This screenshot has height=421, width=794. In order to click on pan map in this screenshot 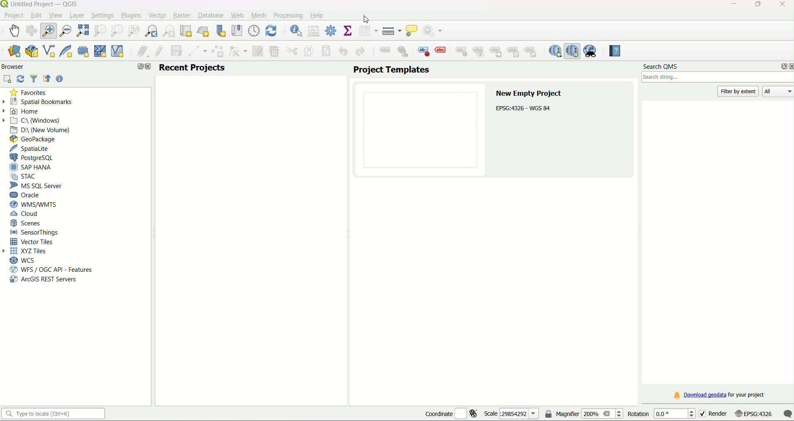, I will do `click(15, 29)`.